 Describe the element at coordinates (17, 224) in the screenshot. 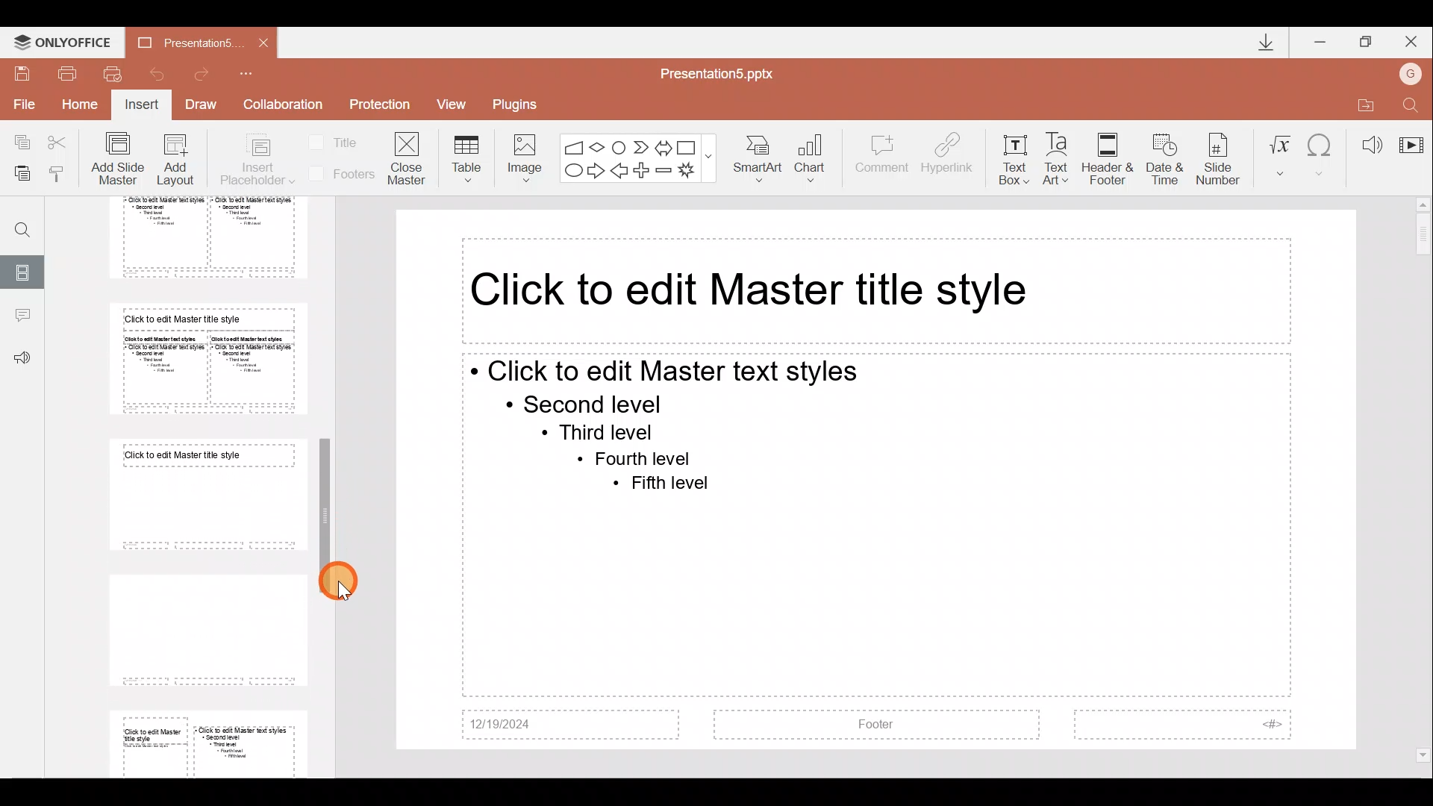

I see `Find` at that location.